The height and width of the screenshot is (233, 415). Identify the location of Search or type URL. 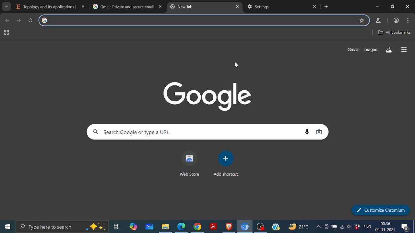
(202, 19).